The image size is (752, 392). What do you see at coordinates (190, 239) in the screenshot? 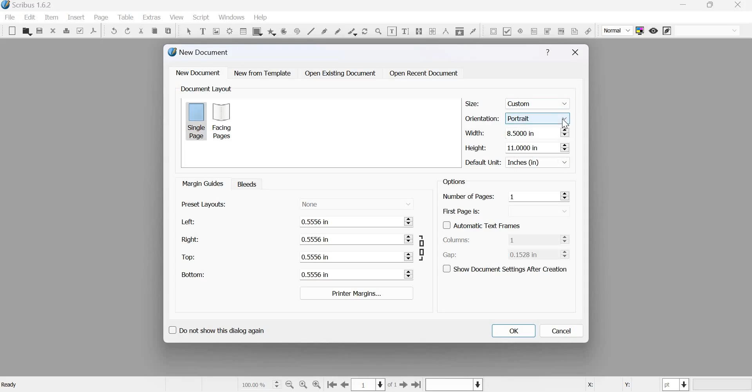
I see `Right:` at bounding box center [190, 239].